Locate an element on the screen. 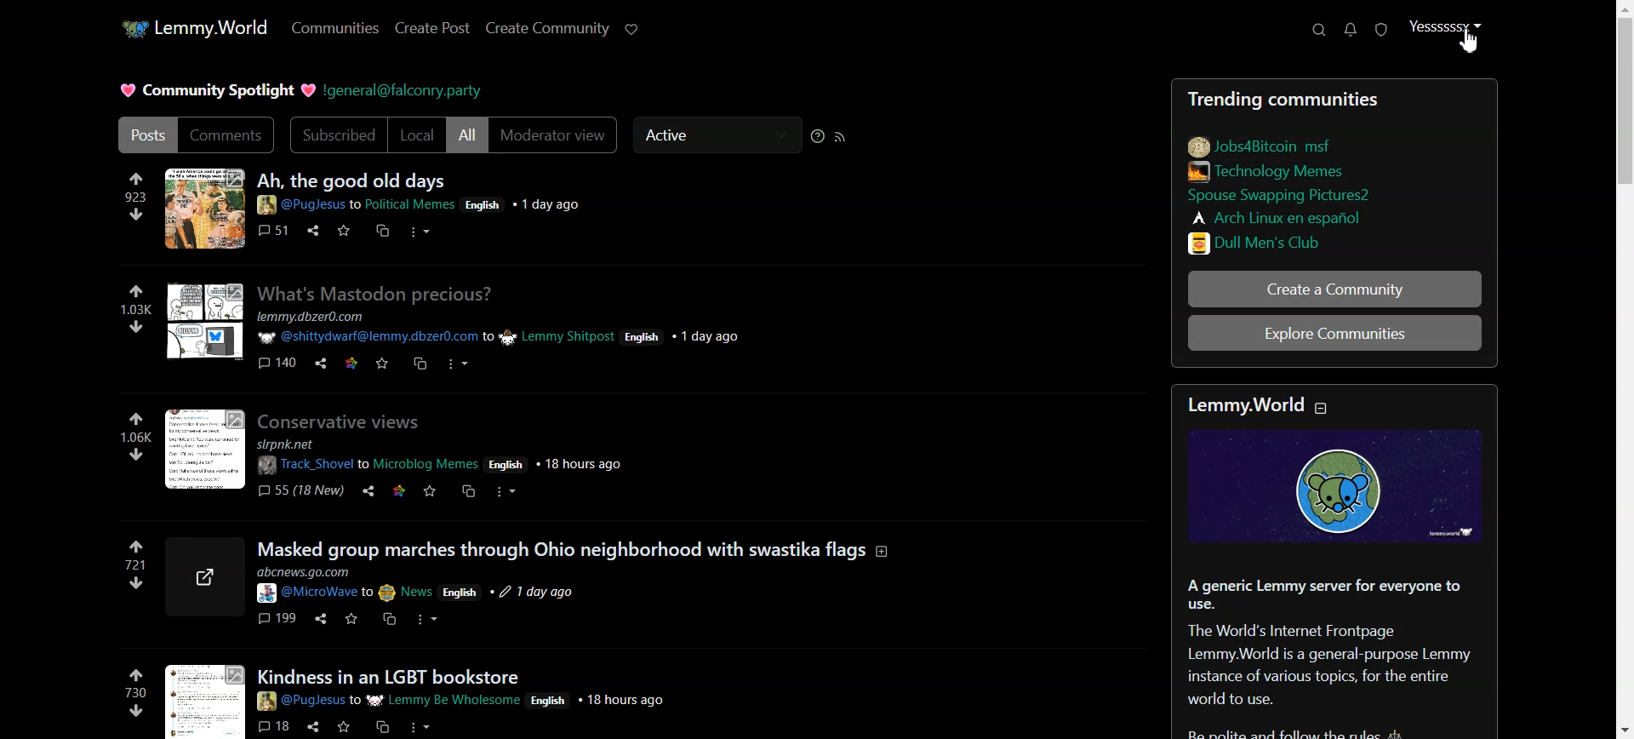 Image resolution: width=1634 pixels, height=739 pixels. Explore Community is located at coordinates (1333, 335).